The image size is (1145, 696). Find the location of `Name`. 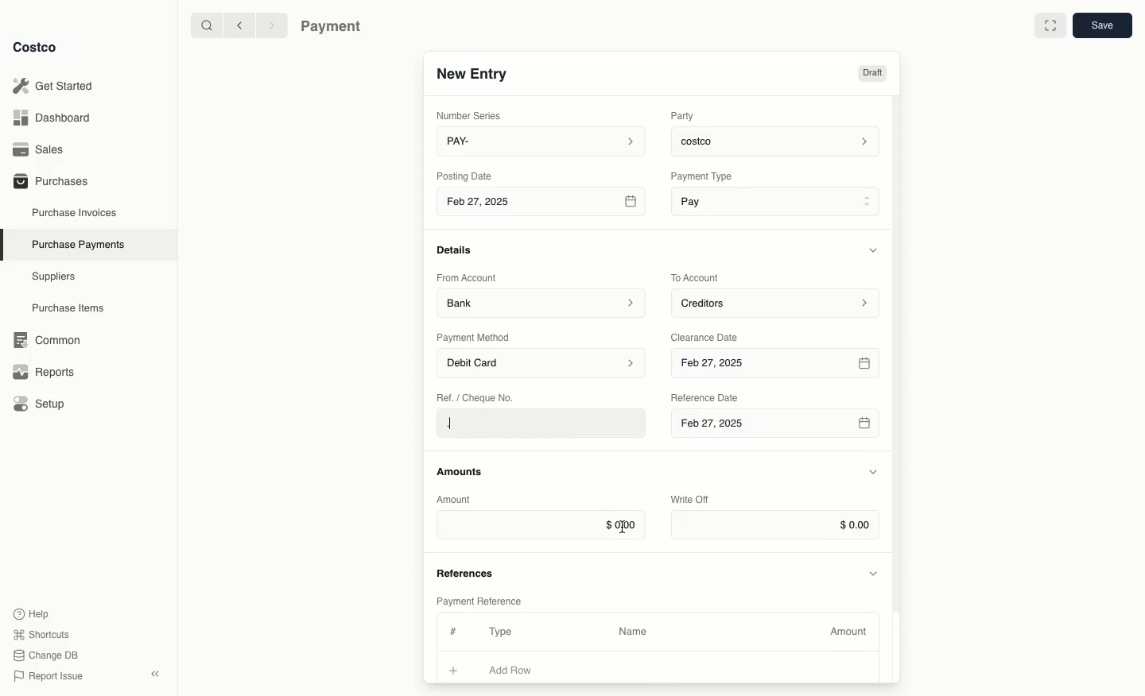

Name is located at coordinates (633, 632).